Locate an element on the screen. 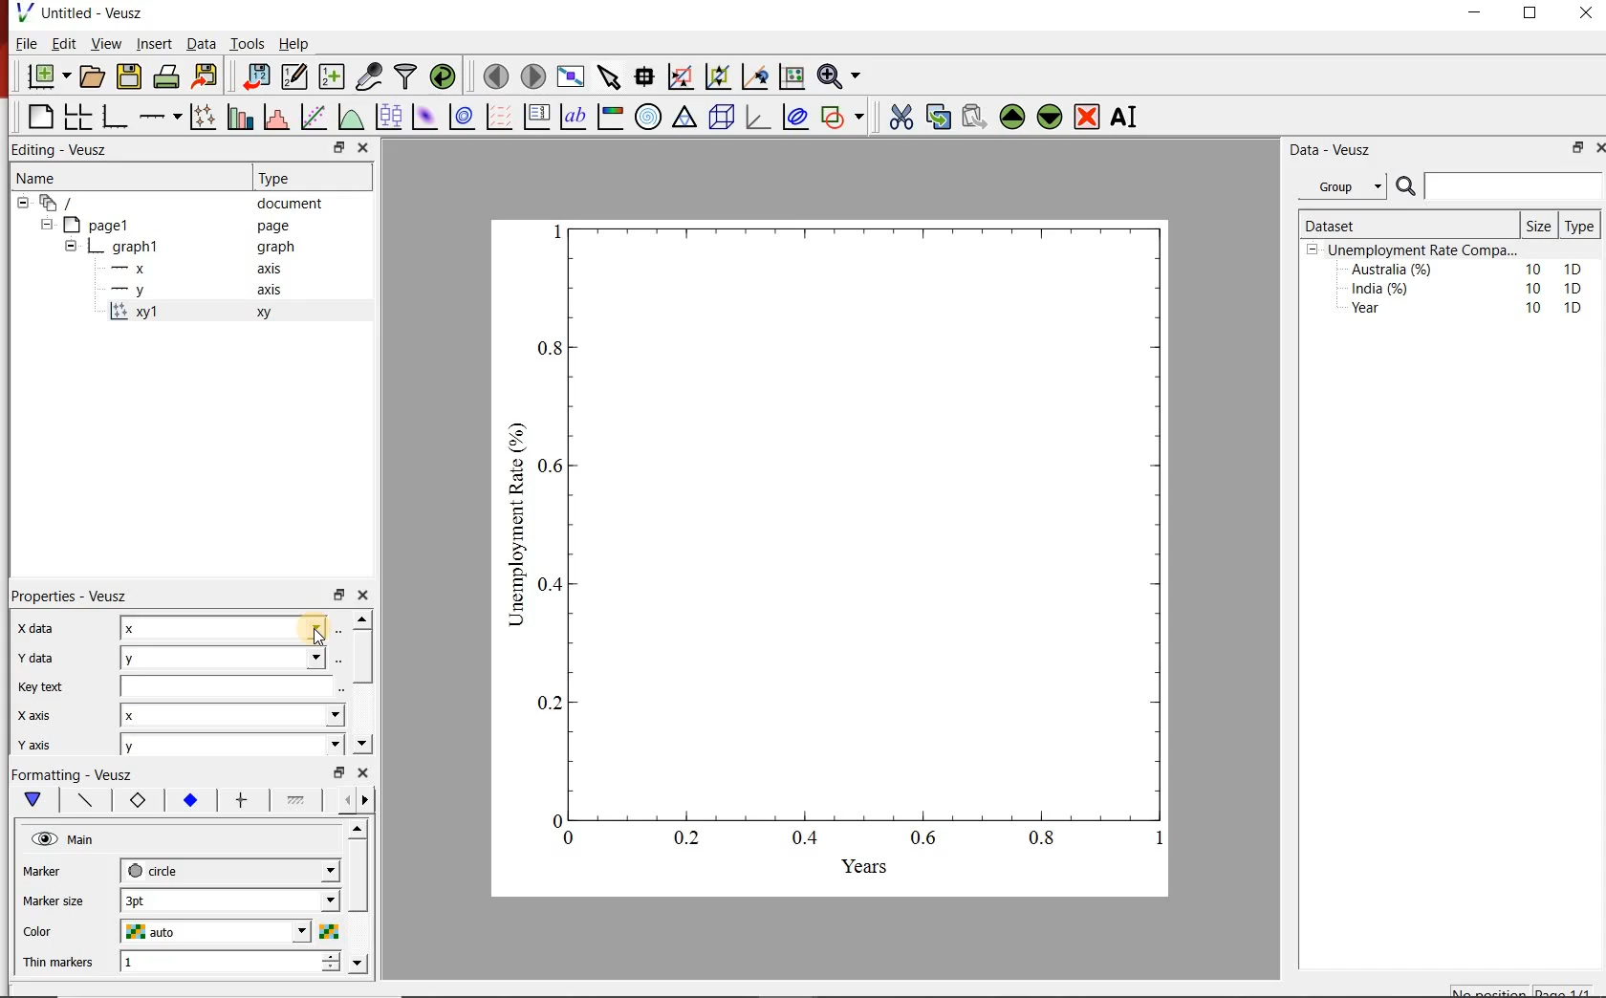 This screenshot has height=998, width=1606. Editing - Veusz is located at coordinates (63, 148).